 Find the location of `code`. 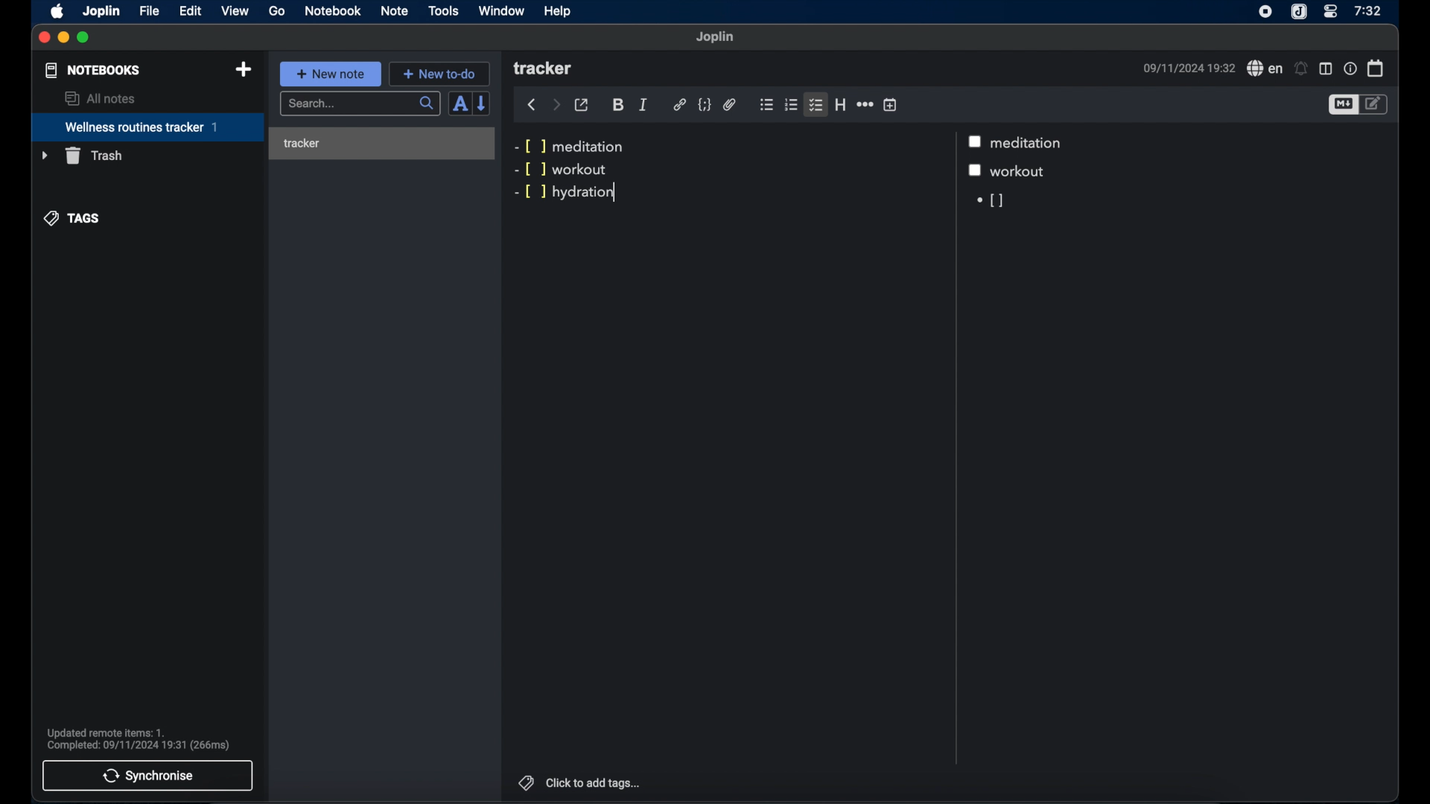

code is located at coordinates (704, 105).